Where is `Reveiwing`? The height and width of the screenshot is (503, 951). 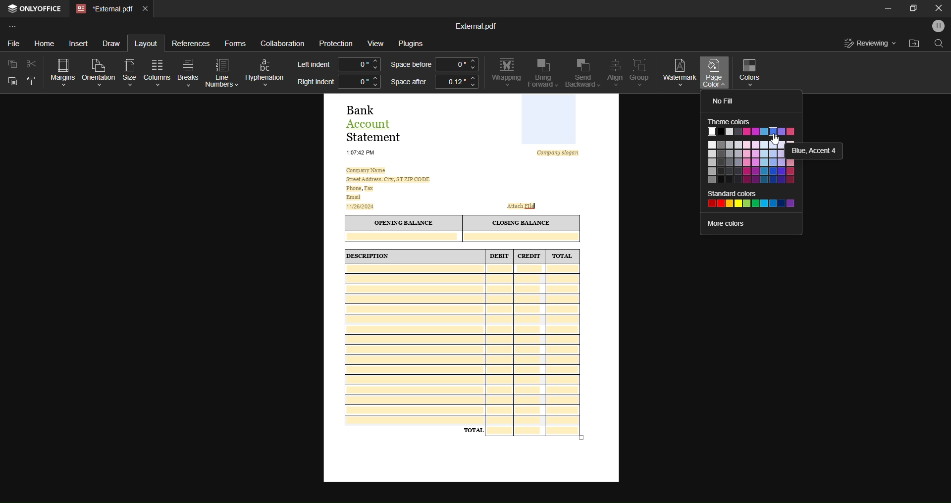
Reveiwing is located at coordinates (870, 43).